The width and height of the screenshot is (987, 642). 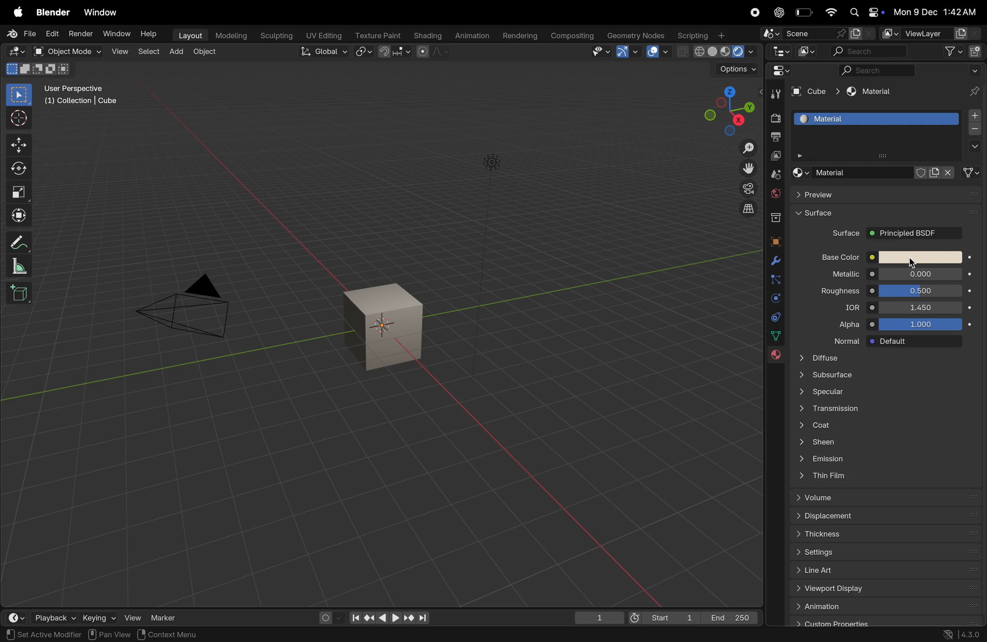 I want to click on marker, so click(x=167, y=617).